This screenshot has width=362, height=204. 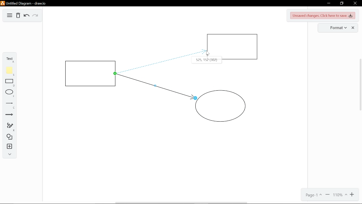 I want to click on expand/collapse, so click(x=9, y=155).